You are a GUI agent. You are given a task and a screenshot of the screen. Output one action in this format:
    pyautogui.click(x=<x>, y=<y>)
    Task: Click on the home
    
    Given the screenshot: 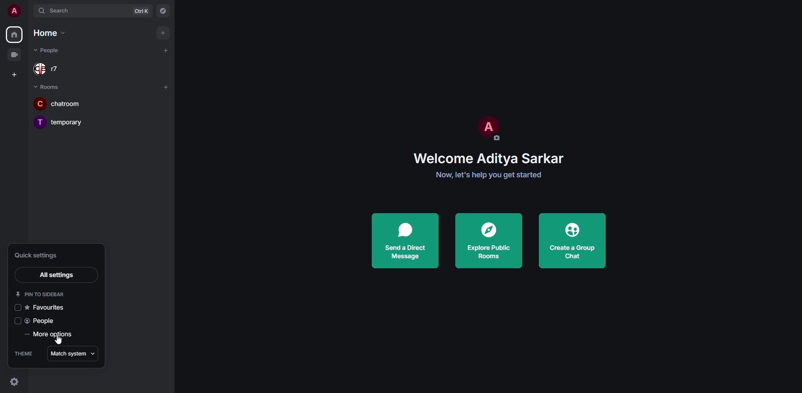 What is the action you would take?
    pyautogui.click(x=49, y=32)
    